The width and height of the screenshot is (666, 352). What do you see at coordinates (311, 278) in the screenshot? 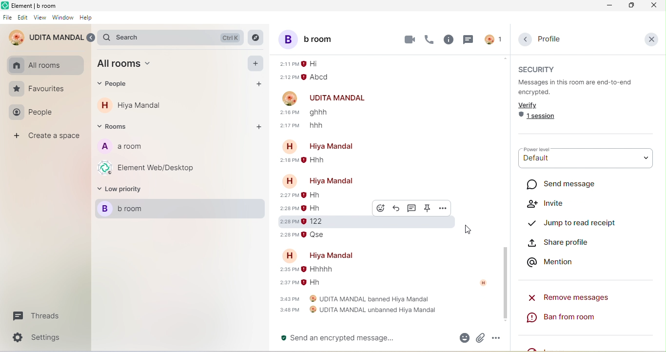
I see `older message of hiya mandal` at bounding box center [311, 278].